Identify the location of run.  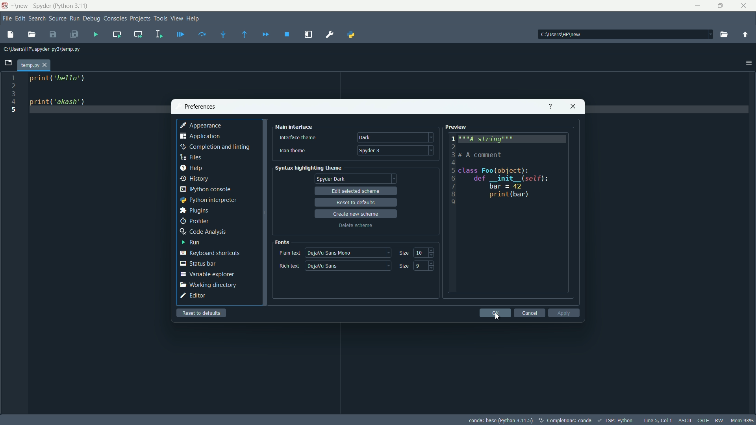
(191, 243).